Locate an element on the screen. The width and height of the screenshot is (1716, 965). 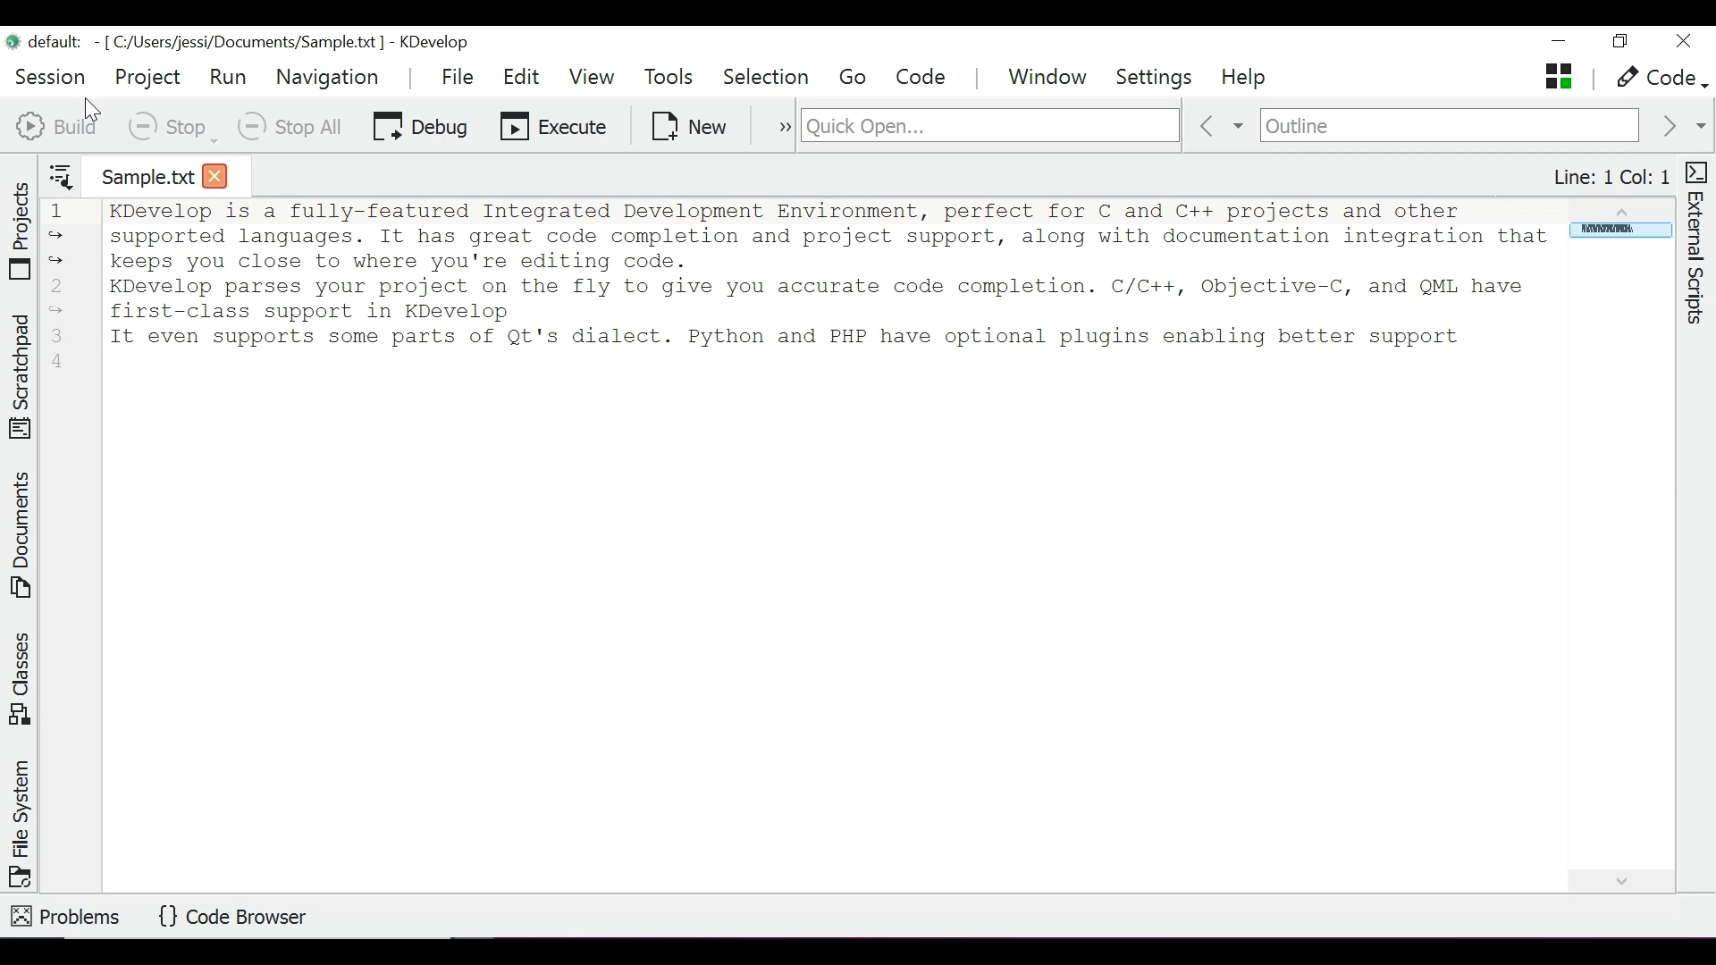
Line and Column is located at coordinates (1613, 176).